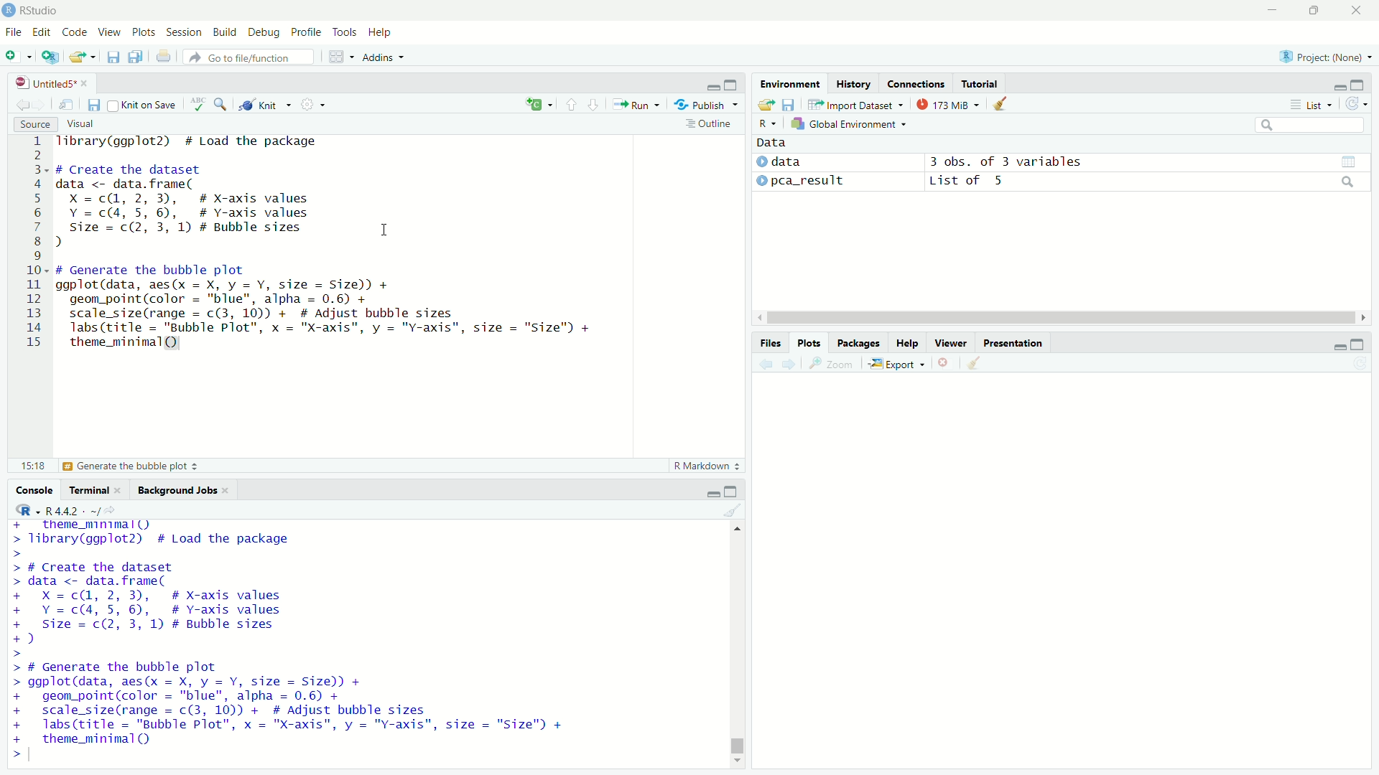 Image resolution: width=1379 pixels, height=775 pixels. I want to click on history, so click(853, 83).